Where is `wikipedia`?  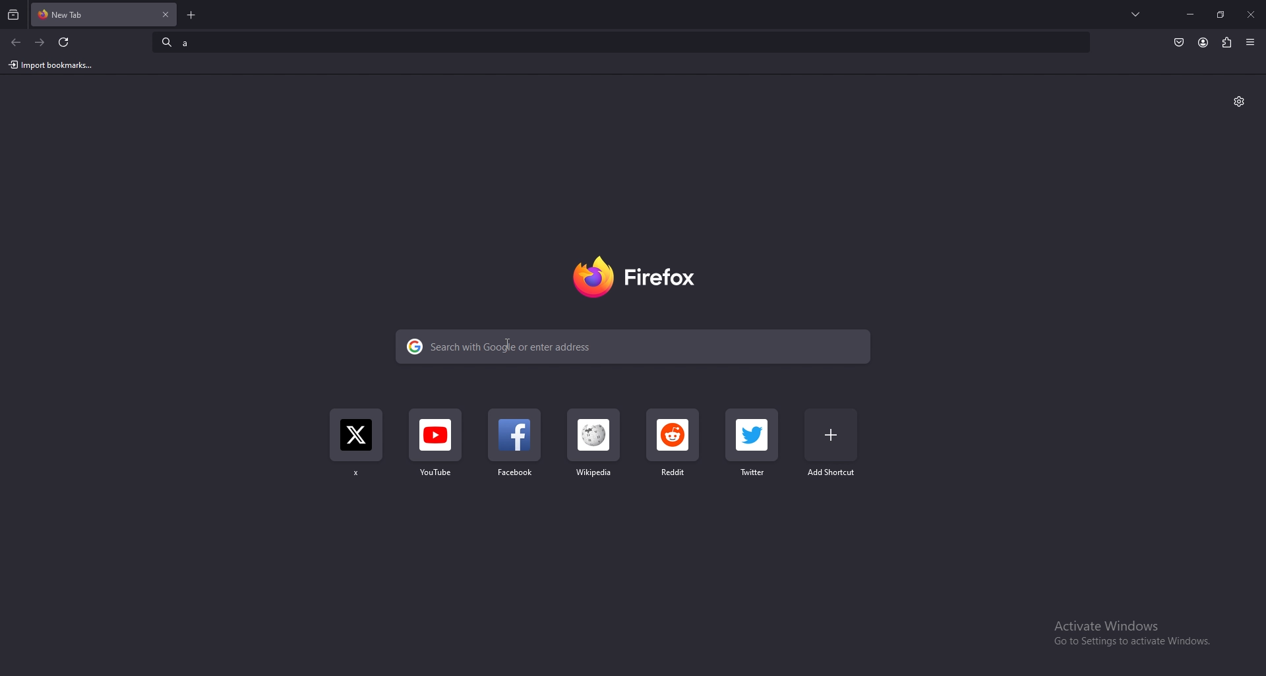 wikipedia is located at coordinates (594, 451).